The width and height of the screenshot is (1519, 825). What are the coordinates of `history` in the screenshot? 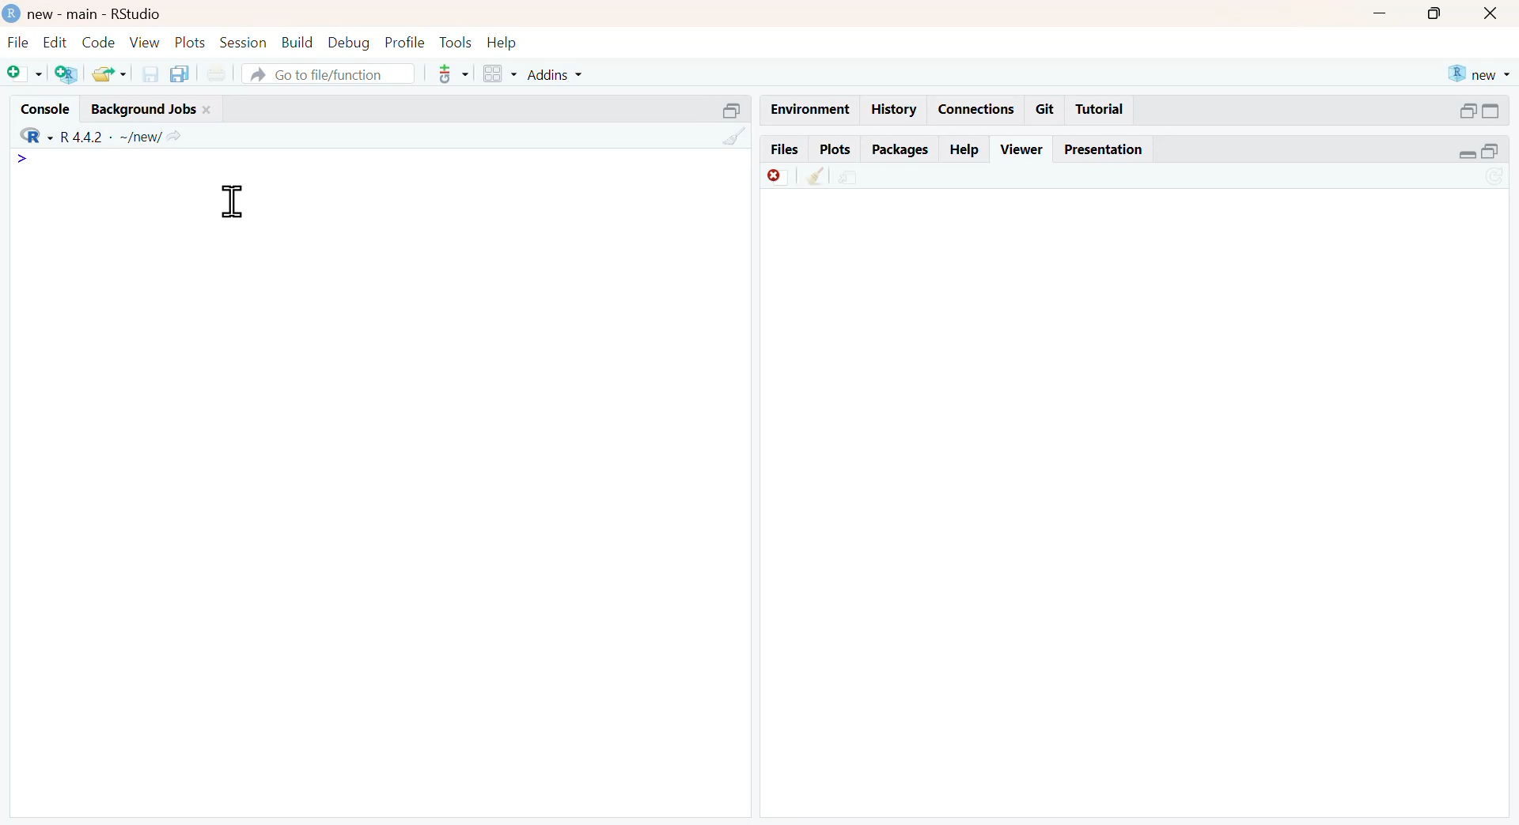 It's located at (896, 110).